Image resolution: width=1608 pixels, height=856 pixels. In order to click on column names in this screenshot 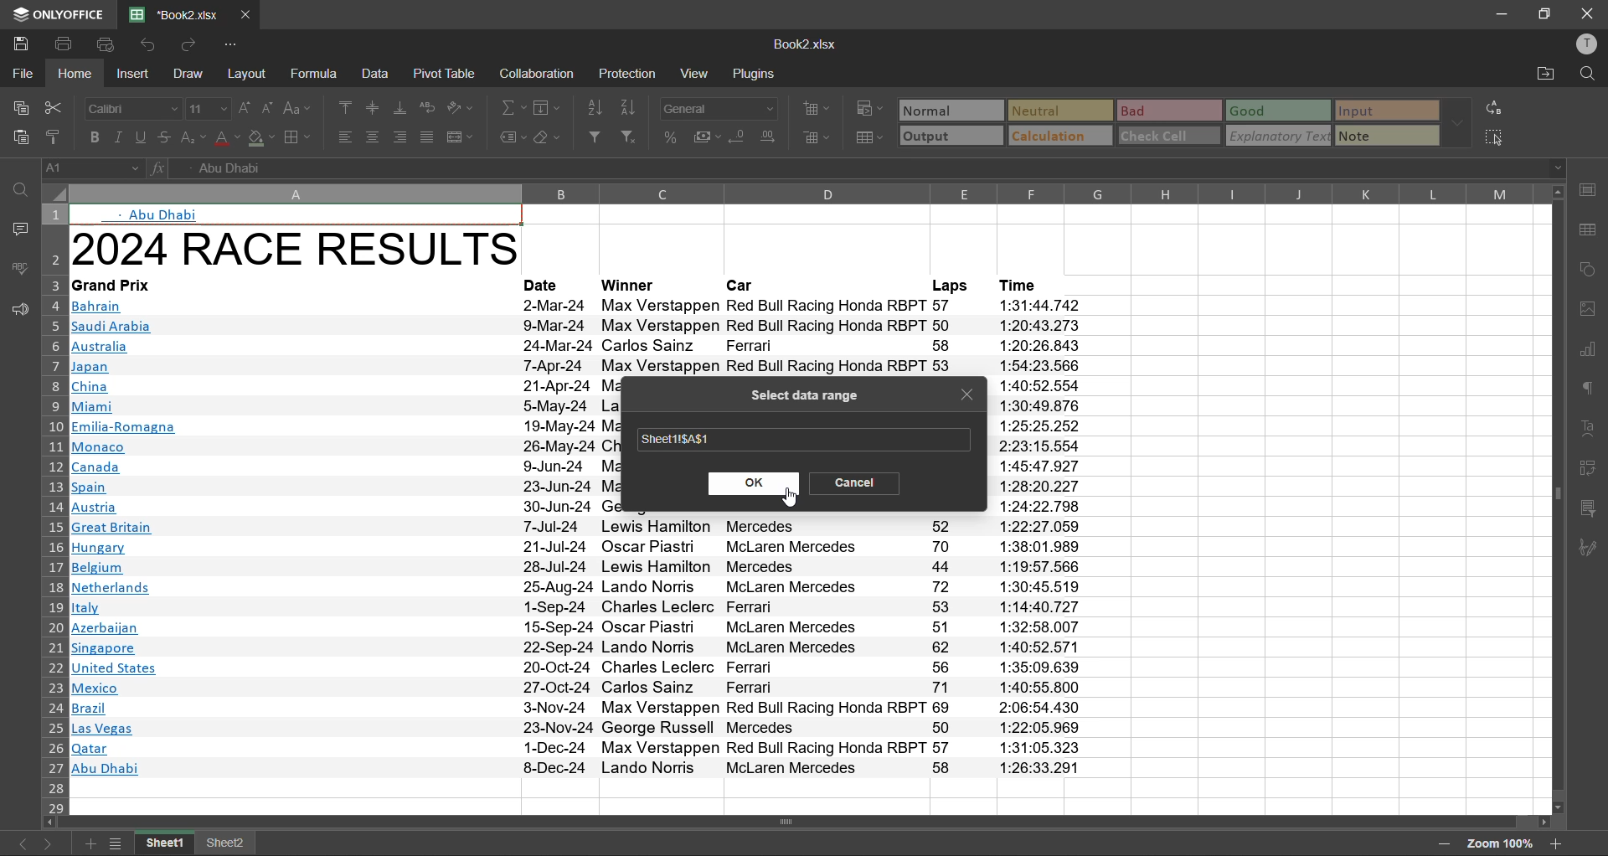, I will do `click(796, 193)`.